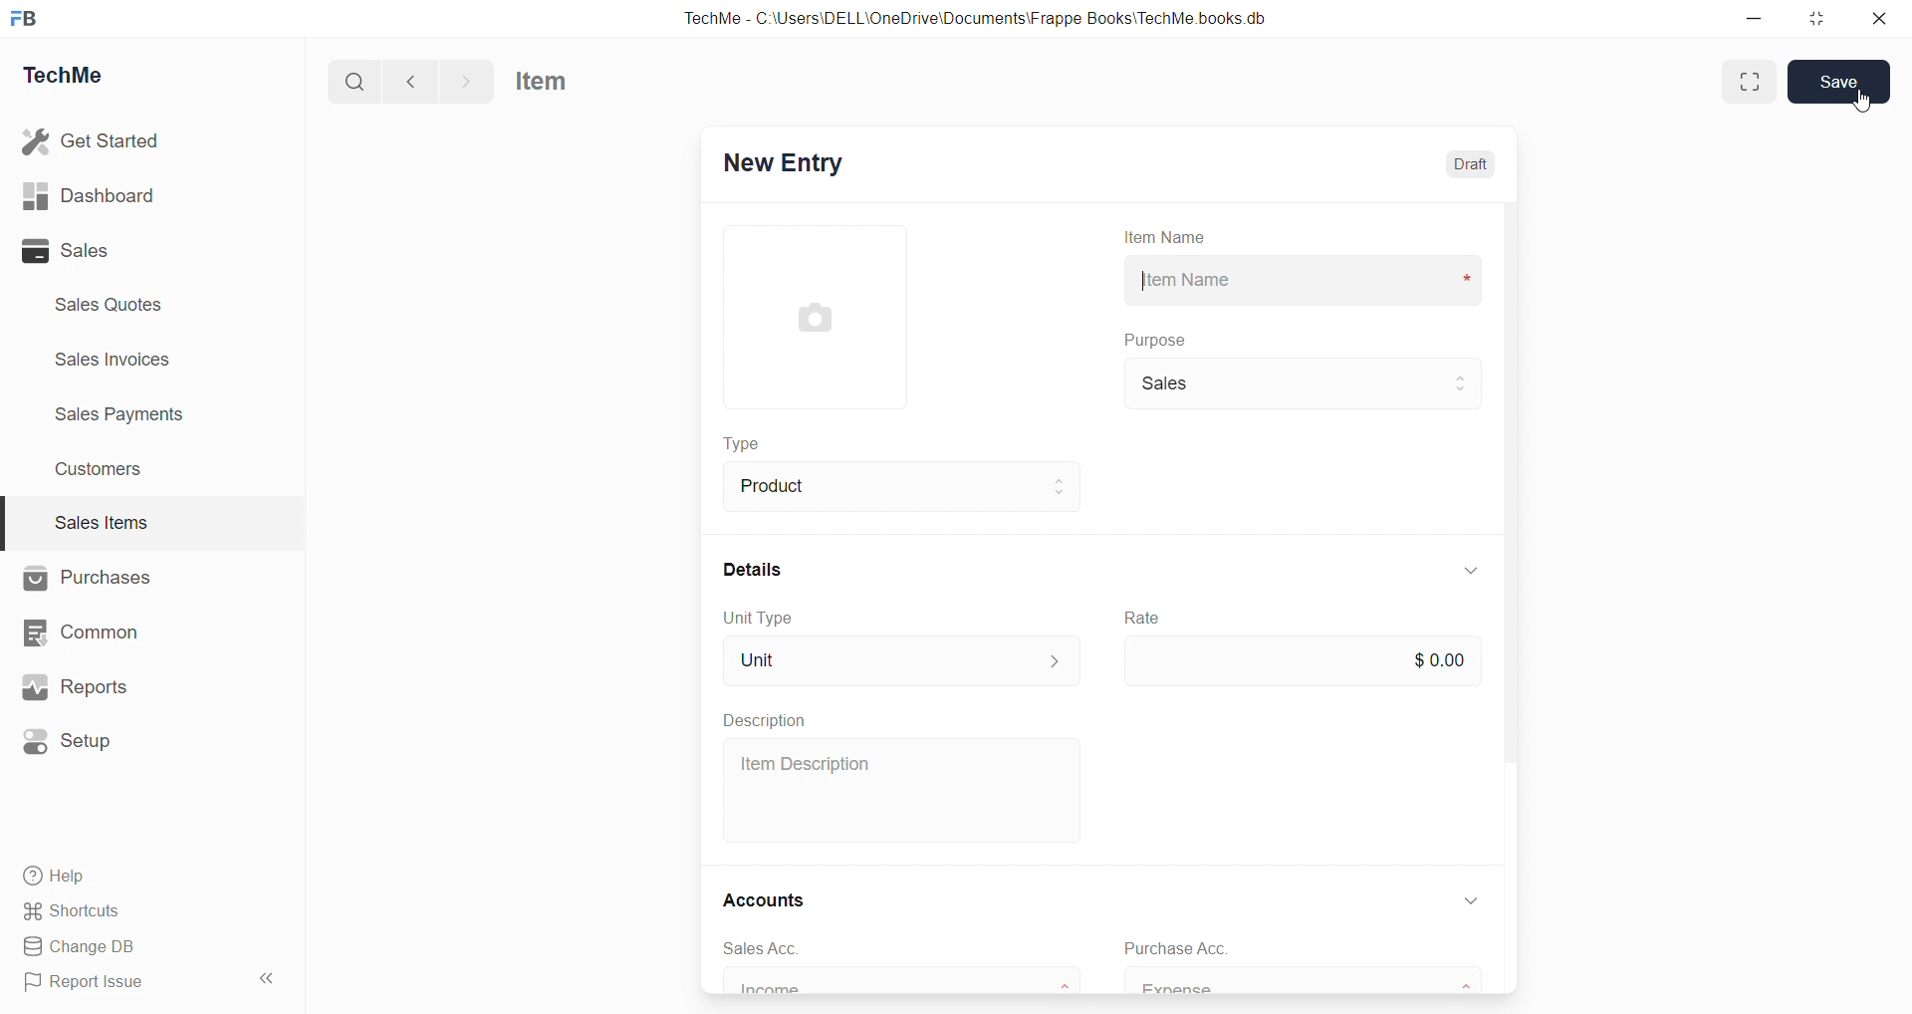 The height and width of the screenshot is (1014, 1912). What do you see at coordinates (1301, 384) in the screenshot?
I see `Sales` at bounding box center [1301, 384].